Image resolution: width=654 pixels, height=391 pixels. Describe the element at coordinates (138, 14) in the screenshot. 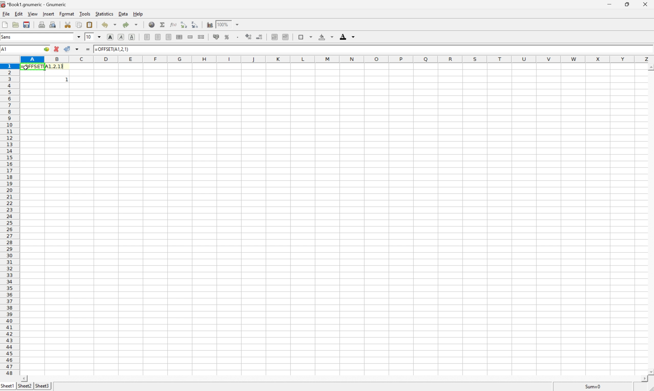

I see `help` at that location.